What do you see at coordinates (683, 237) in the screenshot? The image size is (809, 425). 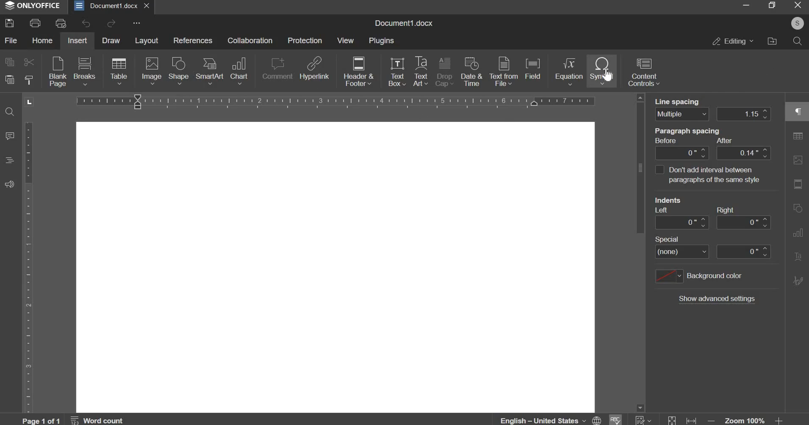 I see `spacial` at bounding box center [683, 237].